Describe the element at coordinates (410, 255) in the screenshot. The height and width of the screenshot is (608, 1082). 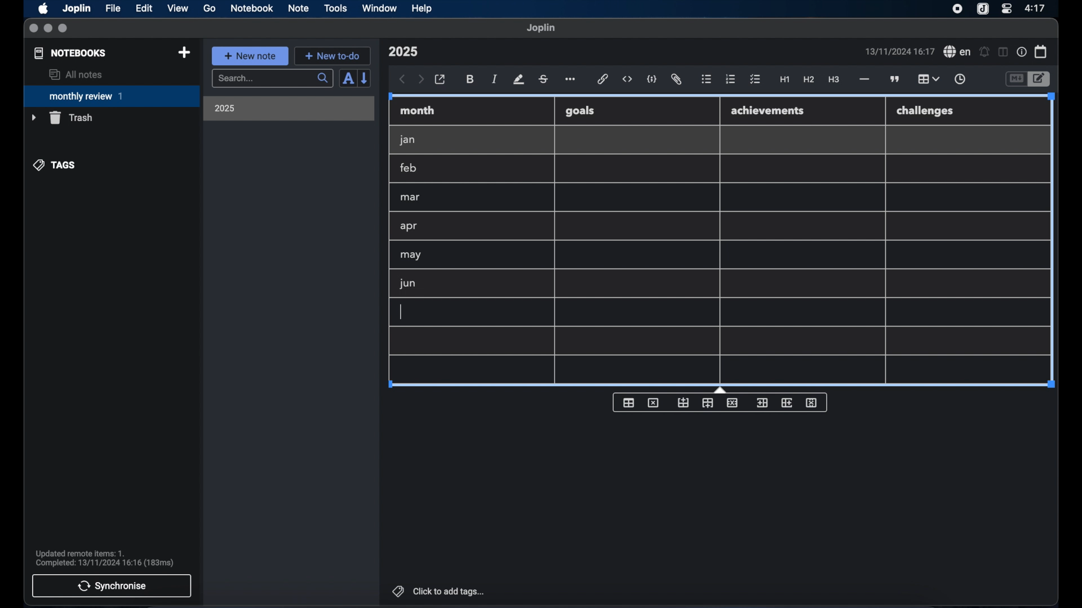
I see `may` at that location.